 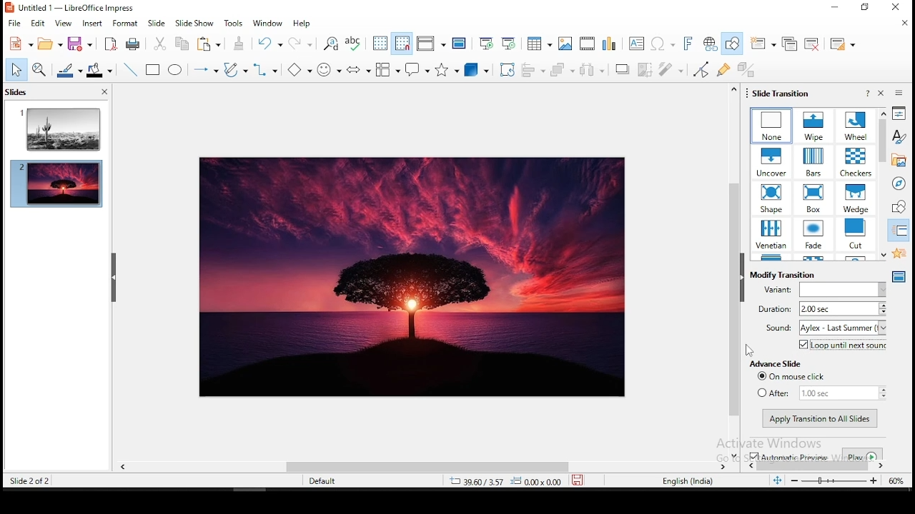 I want to click on transition effects, so click(x=854, y=233).